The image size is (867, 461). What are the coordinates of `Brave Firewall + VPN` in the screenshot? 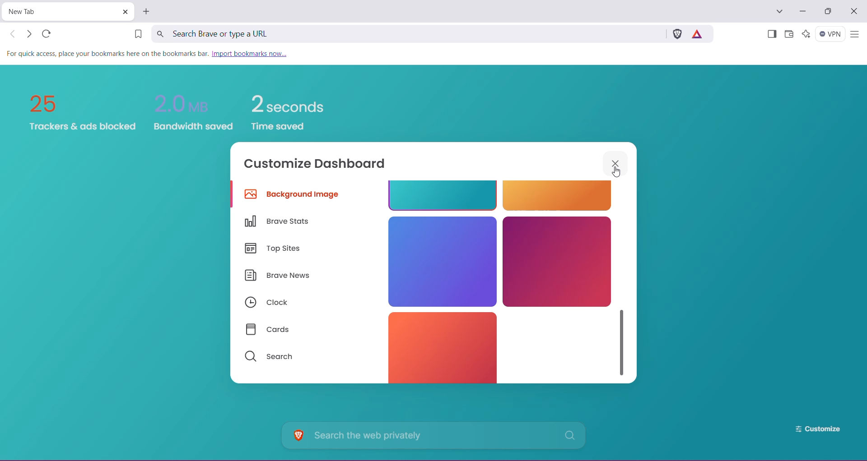 It's located at (830, 34).